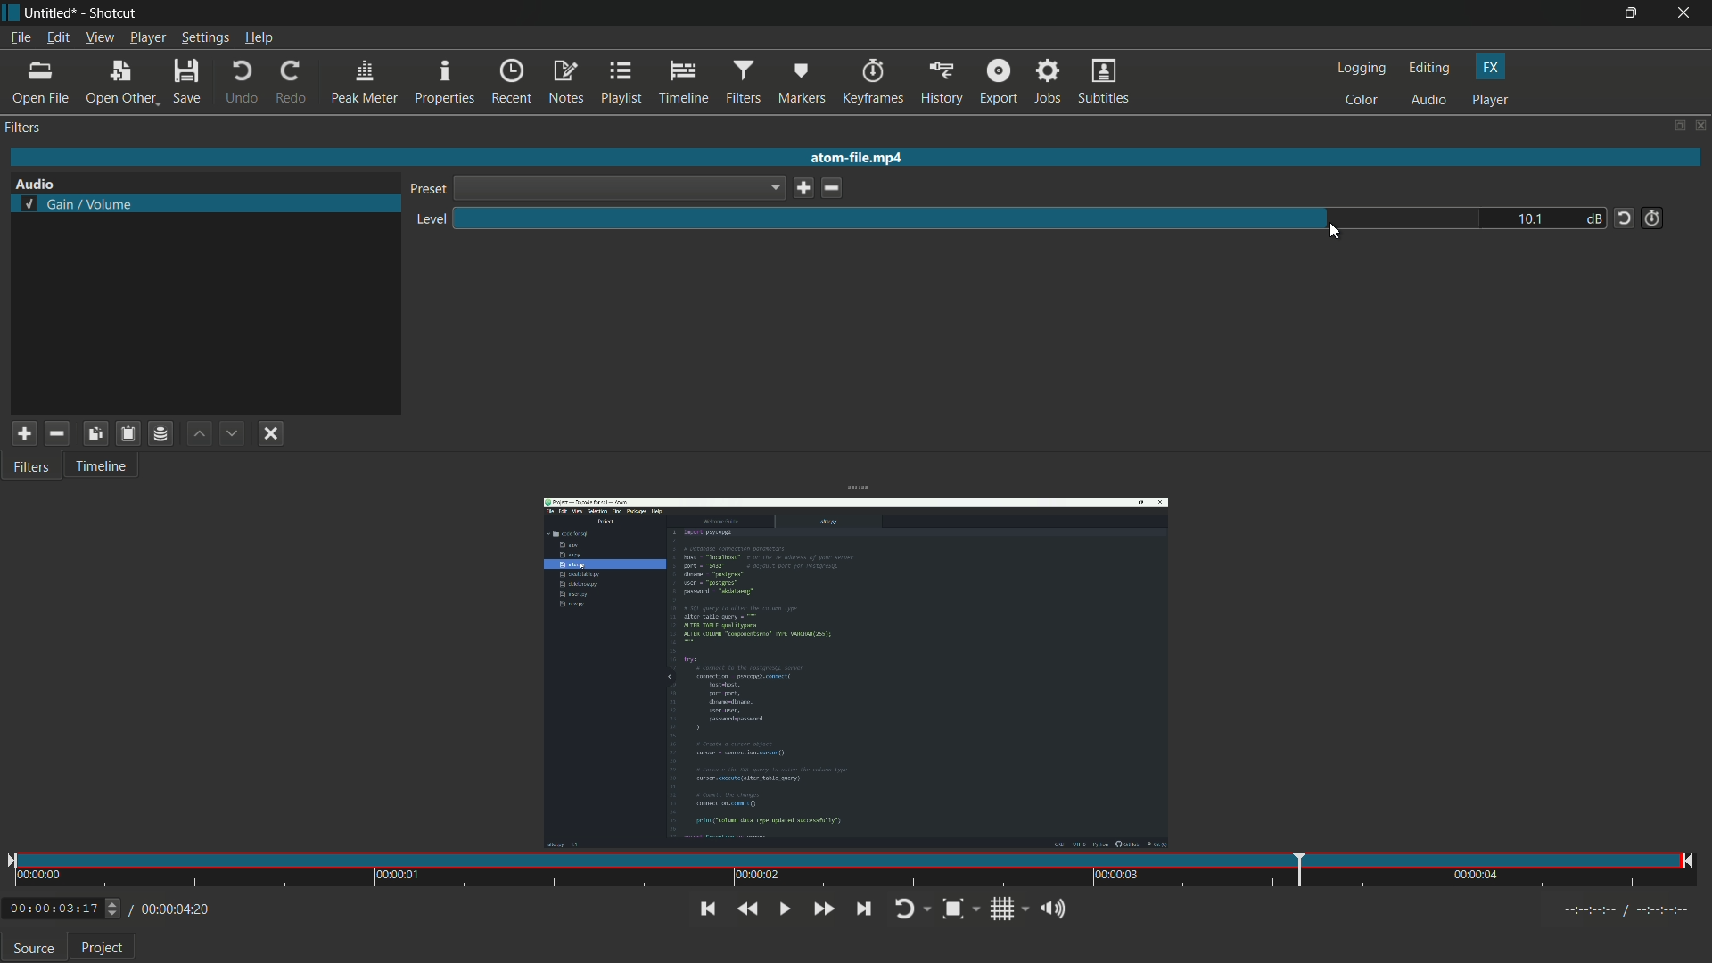 This screenshot has width=1712, height=963. I want to click on maximize, so click(1631, 13).